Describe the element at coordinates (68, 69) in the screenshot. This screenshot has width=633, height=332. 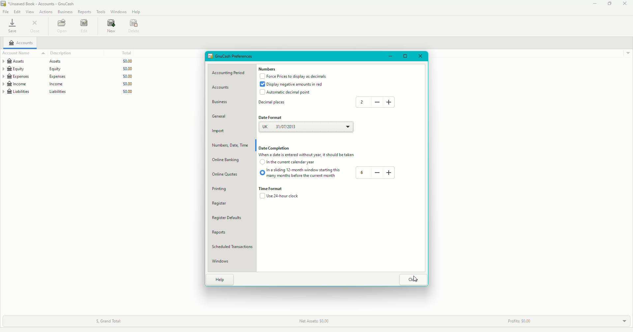
I see `Equity` at that location.